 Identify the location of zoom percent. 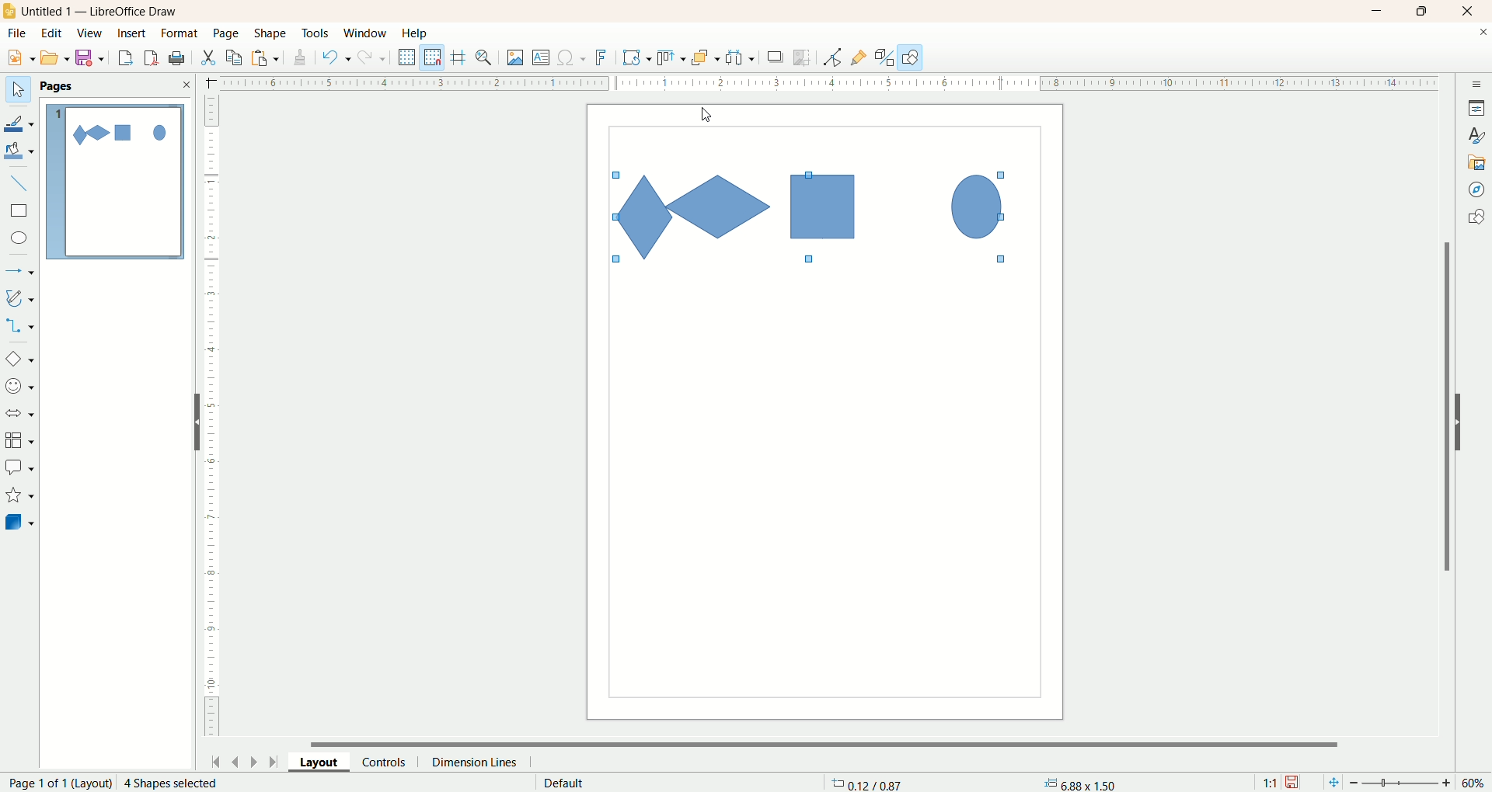
(1475, 783).